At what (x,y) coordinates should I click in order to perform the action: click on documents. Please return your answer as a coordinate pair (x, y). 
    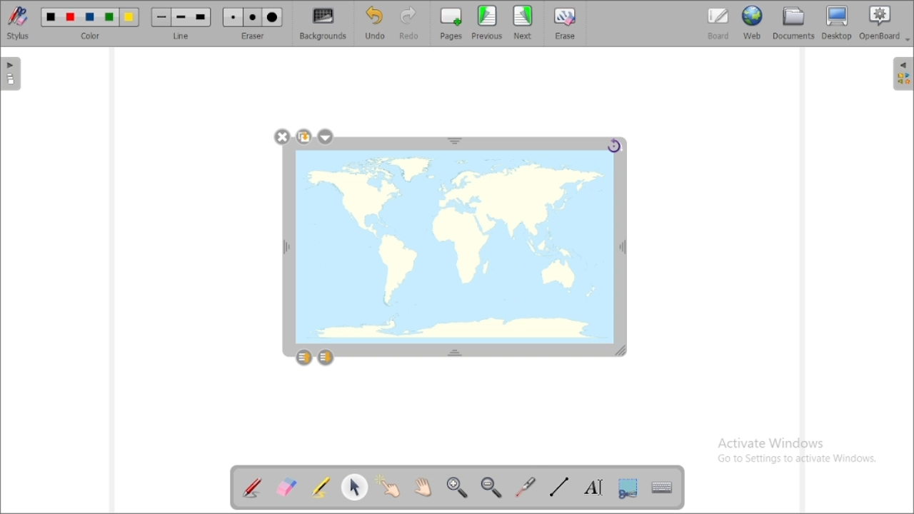
    Looking at the image, I should click on (793, 24).